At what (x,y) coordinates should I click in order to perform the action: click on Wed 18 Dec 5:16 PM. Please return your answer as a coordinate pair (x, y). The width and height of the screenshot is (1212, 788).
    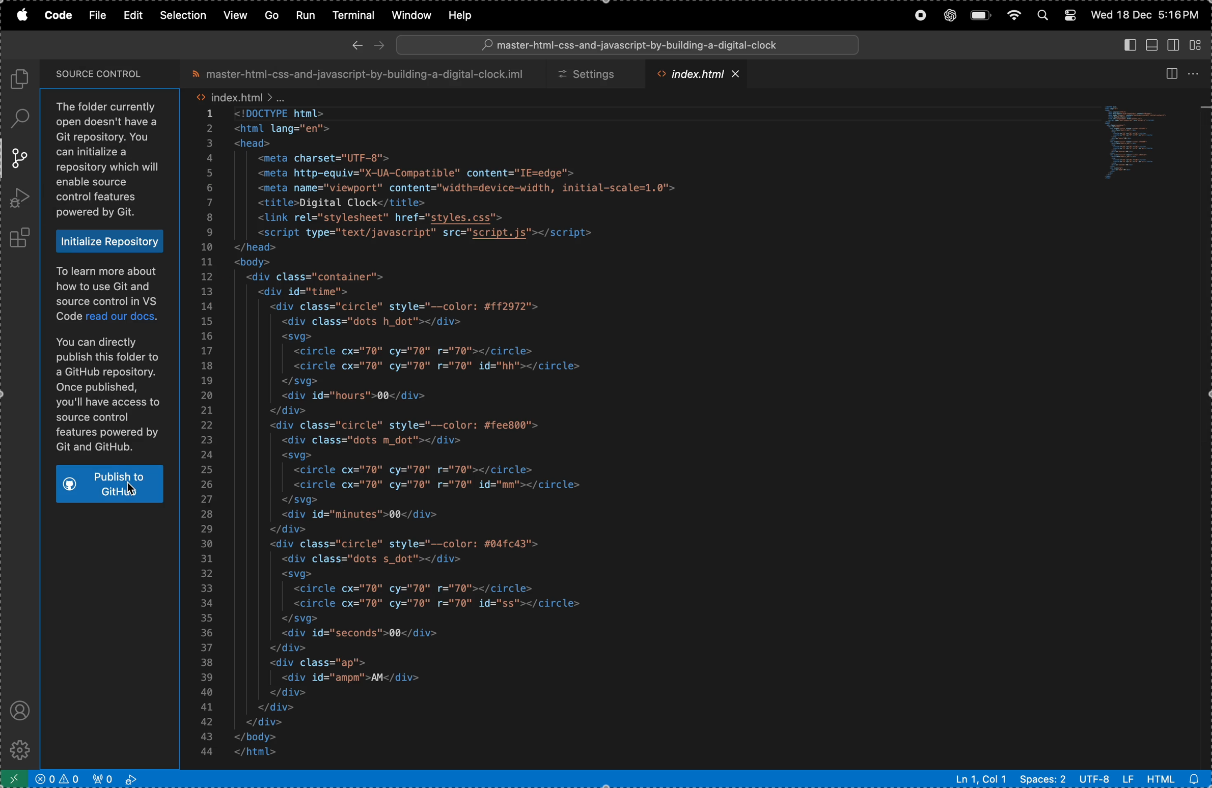
    Looking at the image, I should click on (1144, 14).